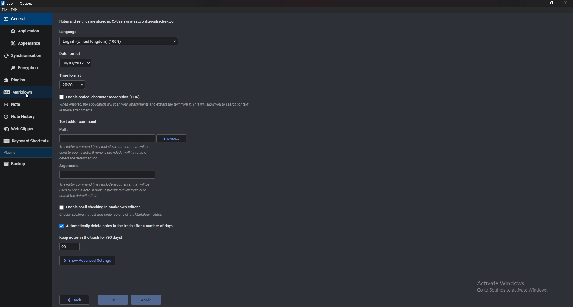  What do you see at coordinates (552, 3) in the screenshot?
I see `Resize` at bounding box center [552, 3].